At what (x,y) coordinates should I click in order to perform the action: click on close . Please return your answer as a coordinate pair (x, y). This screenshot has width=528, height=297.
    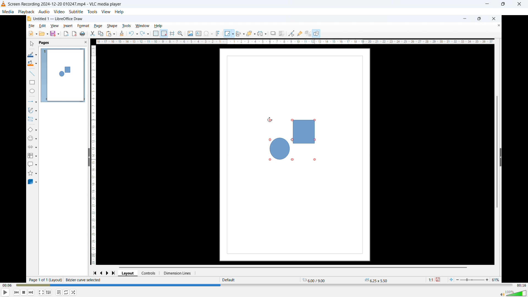
    Looking at the image, I should click on (519, 4).